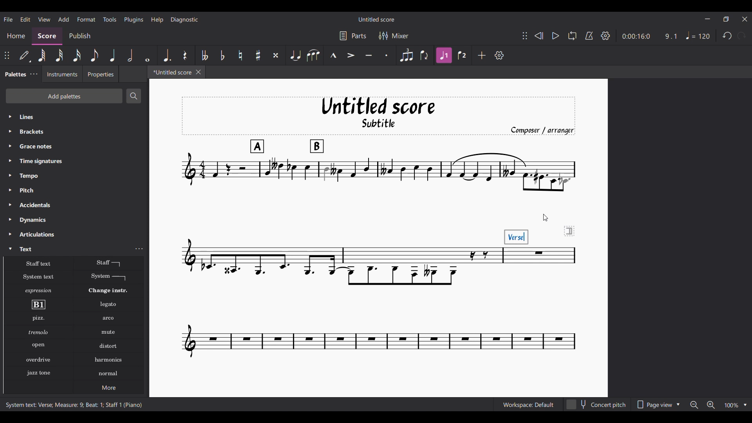 The image size is (752, 423). Describe the element at coordinates (258, 55) in the screenshot. I see `Toggle sharp` at that location.